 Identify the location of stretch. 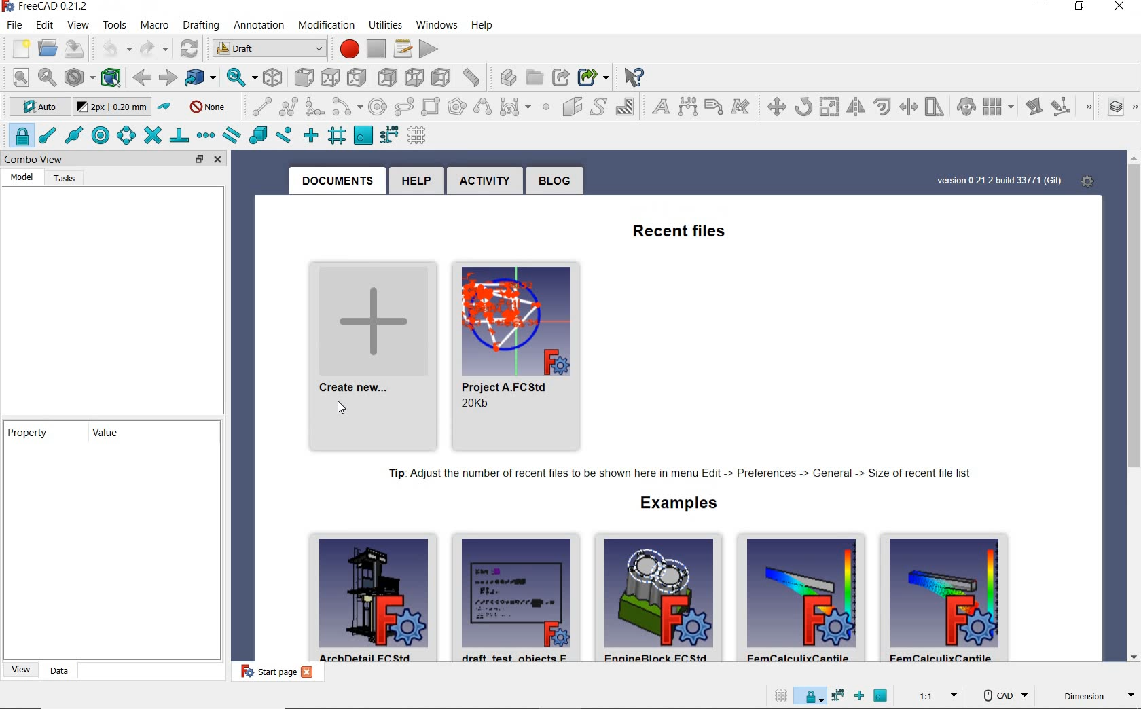
(935, 107).